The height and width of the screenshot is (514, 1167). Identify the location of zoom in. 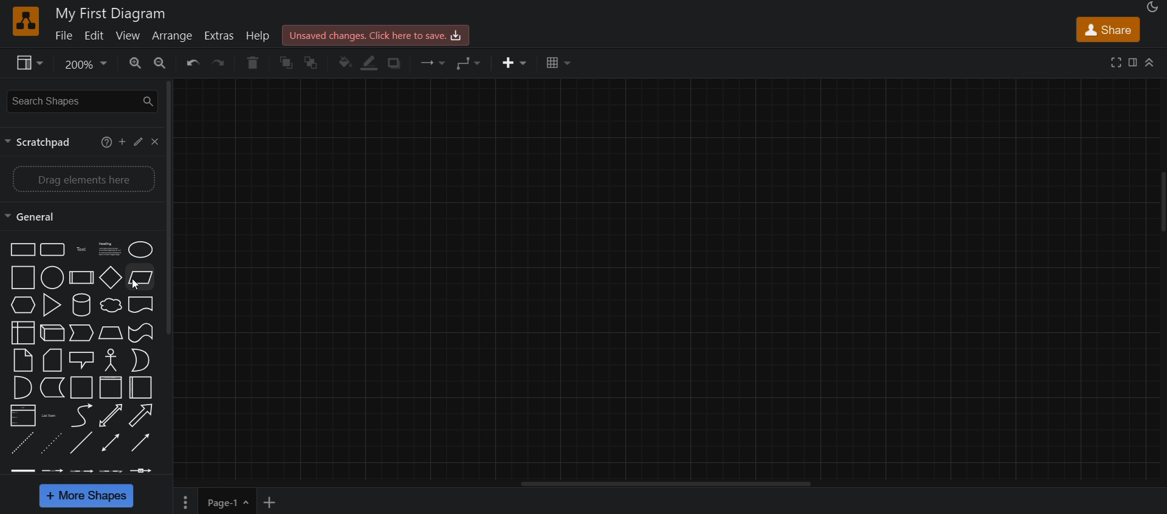
(135, 64).